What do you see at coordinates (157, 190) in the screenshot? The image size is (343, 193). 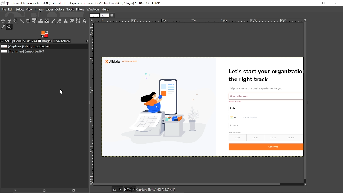 I see `Capture jible.png (21.7 mb)` at bounding box center [157, 190].